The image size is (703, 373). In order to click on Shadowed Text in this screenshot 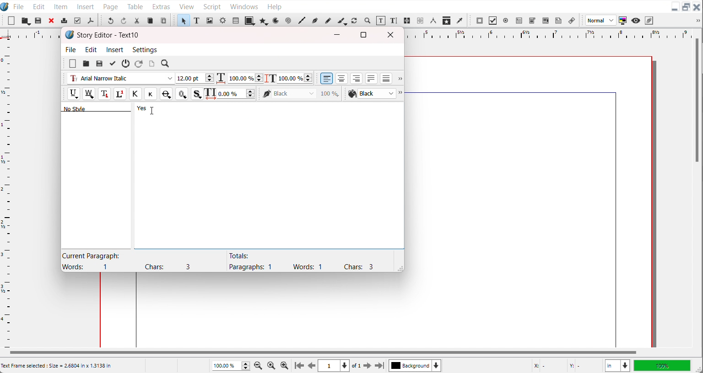, I will do `click(197, 94)`.